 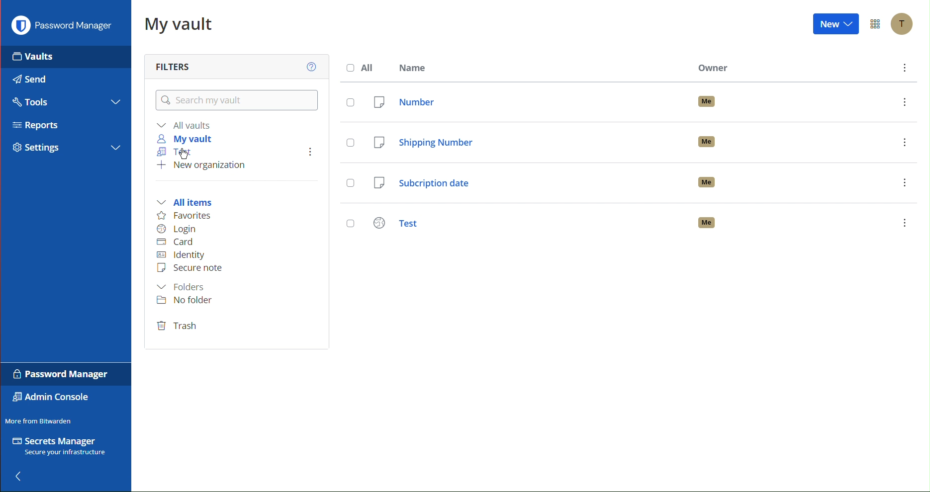 What do you see at coordinates (33, 125) in the screenshot?
I see `Reports` at bounding box center [33, 125].